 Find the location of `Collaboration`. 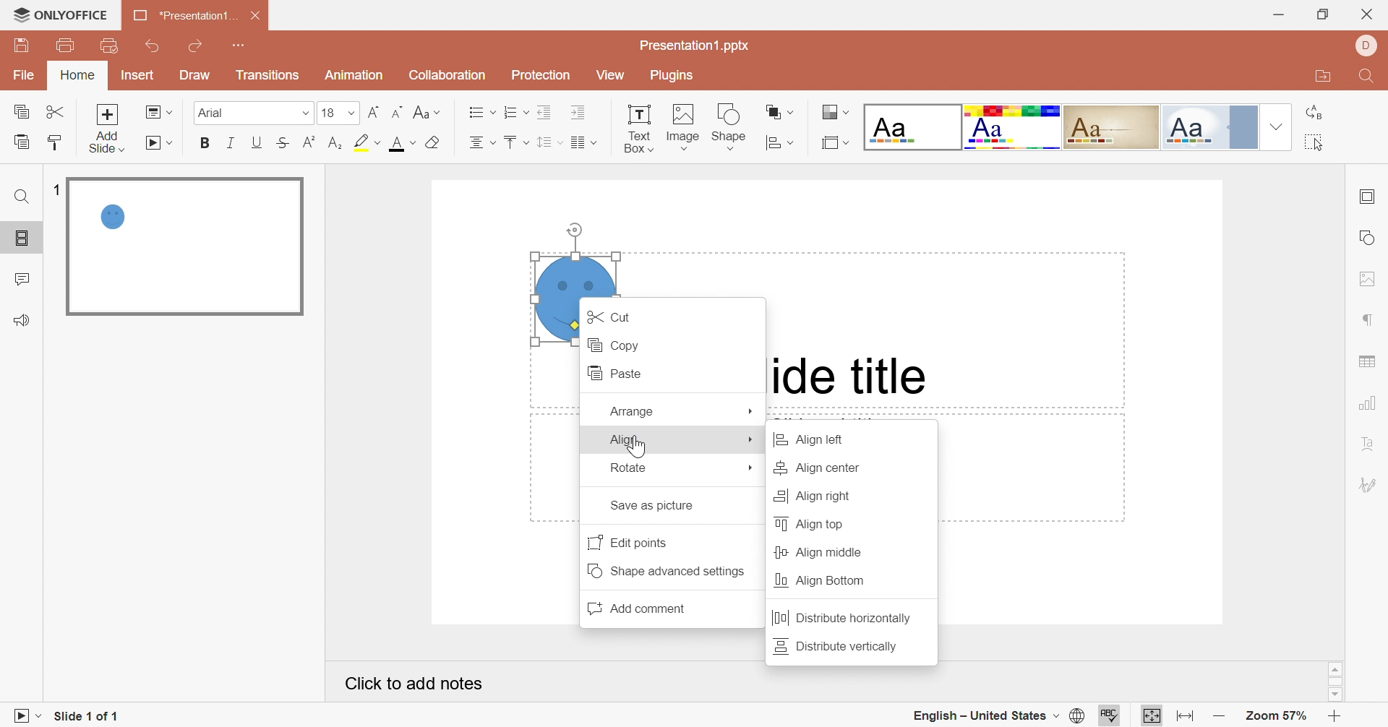

Collaboration is located at coordinates (445, 75).